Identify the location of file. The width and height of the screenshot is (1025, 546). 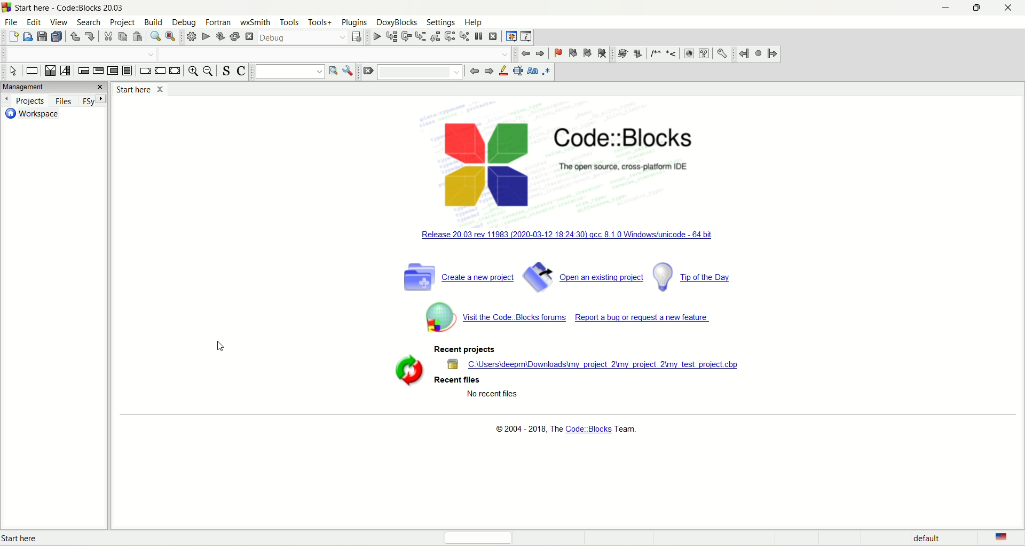
(12, 22).